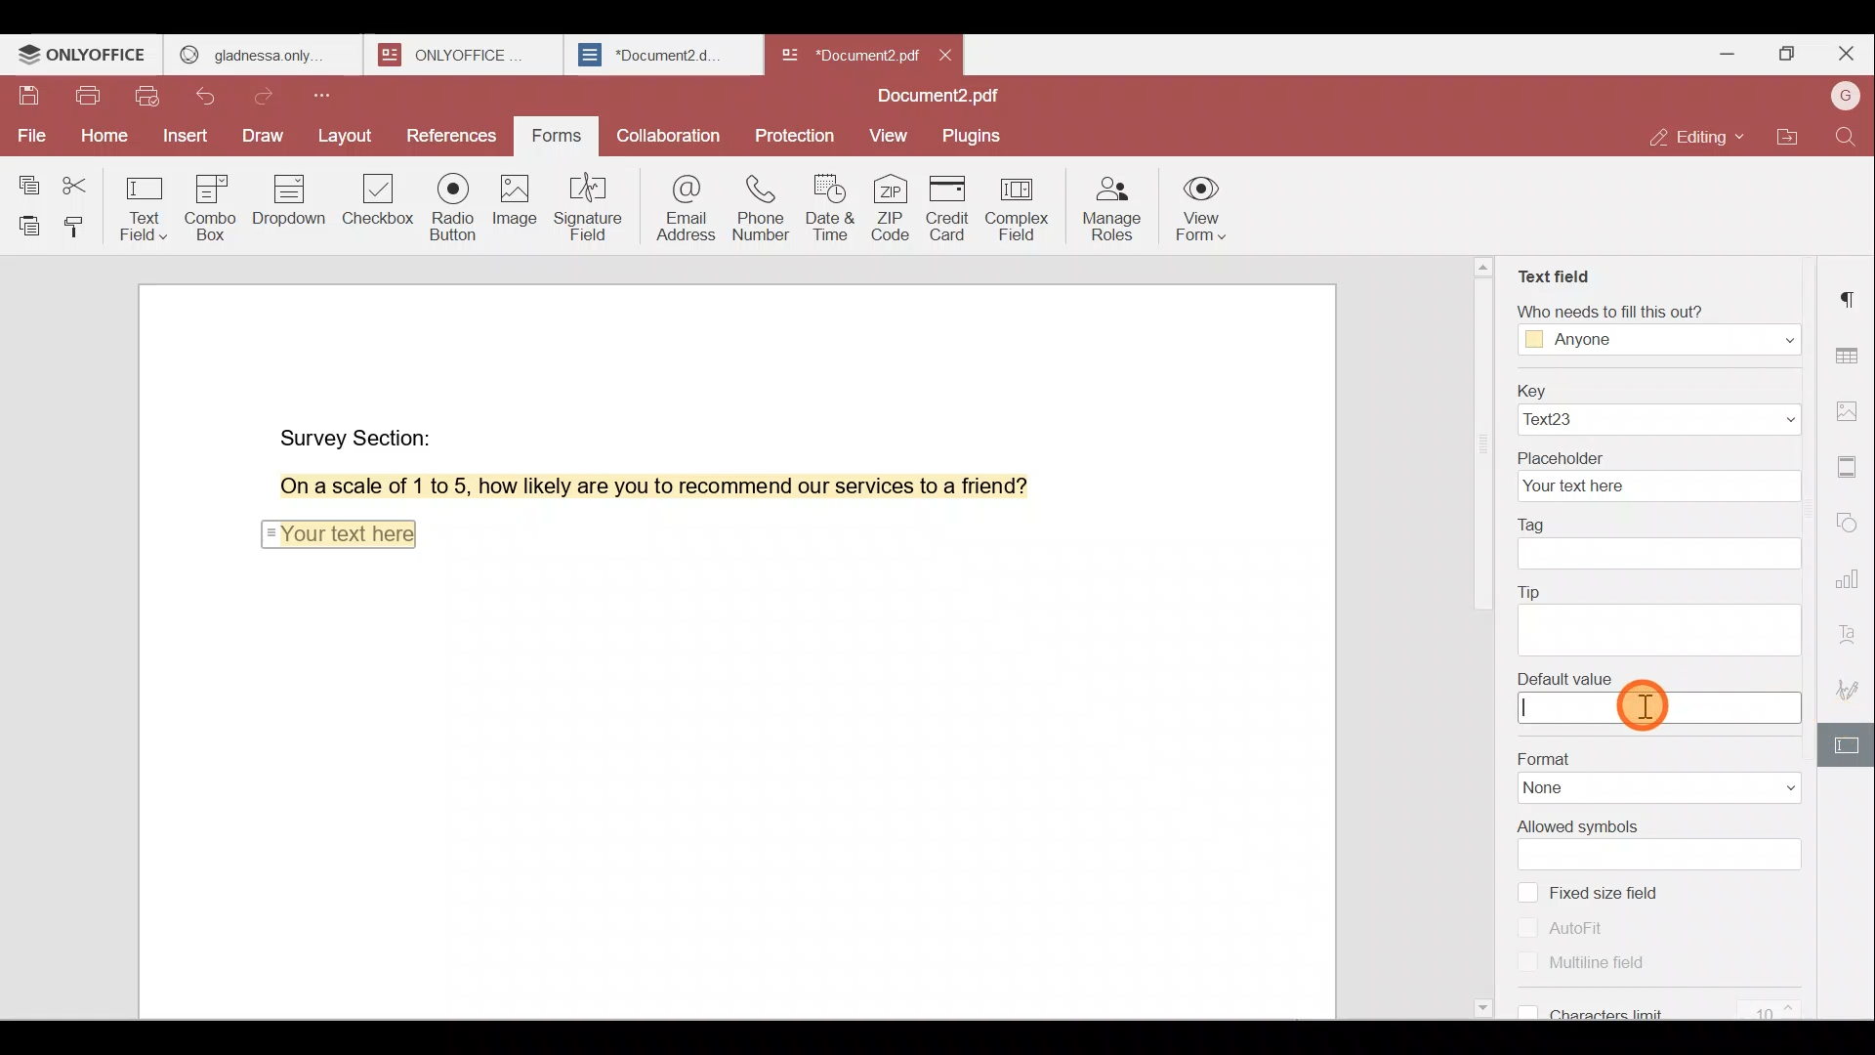  Describe the element at coordinates (1647, 703) in the screenshot. I see `Cursor` at that location.